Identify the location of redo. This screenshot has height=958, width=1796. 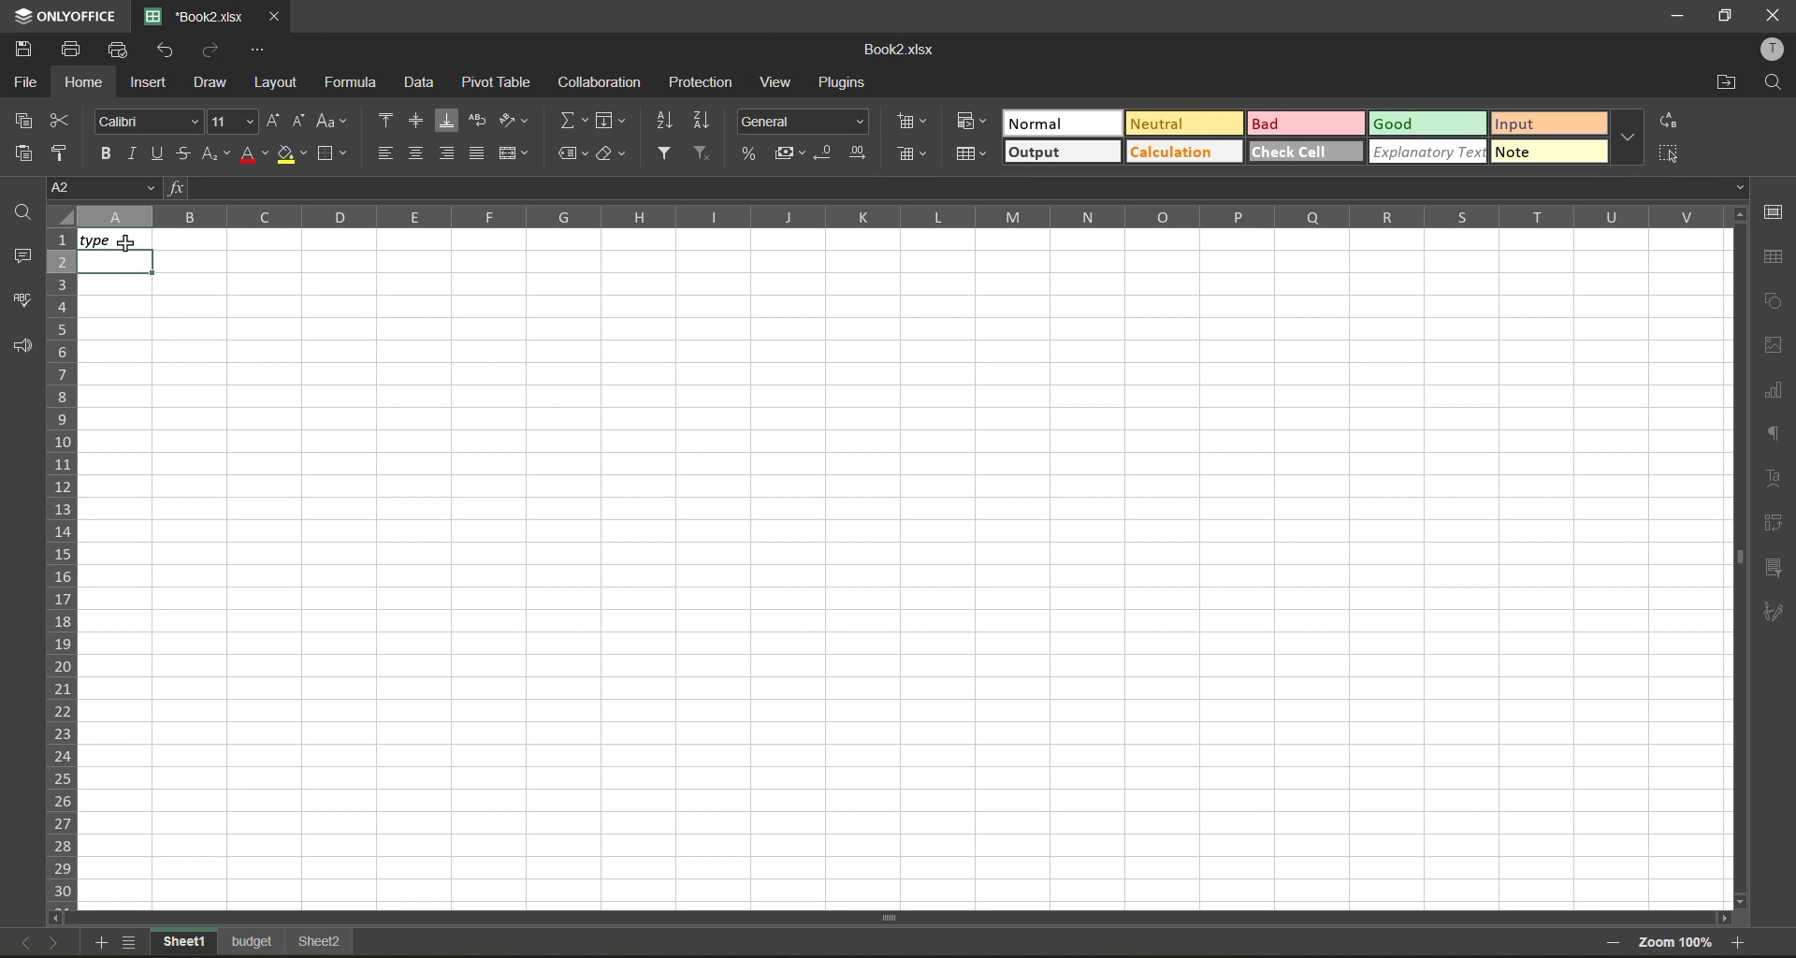
(217, 50).